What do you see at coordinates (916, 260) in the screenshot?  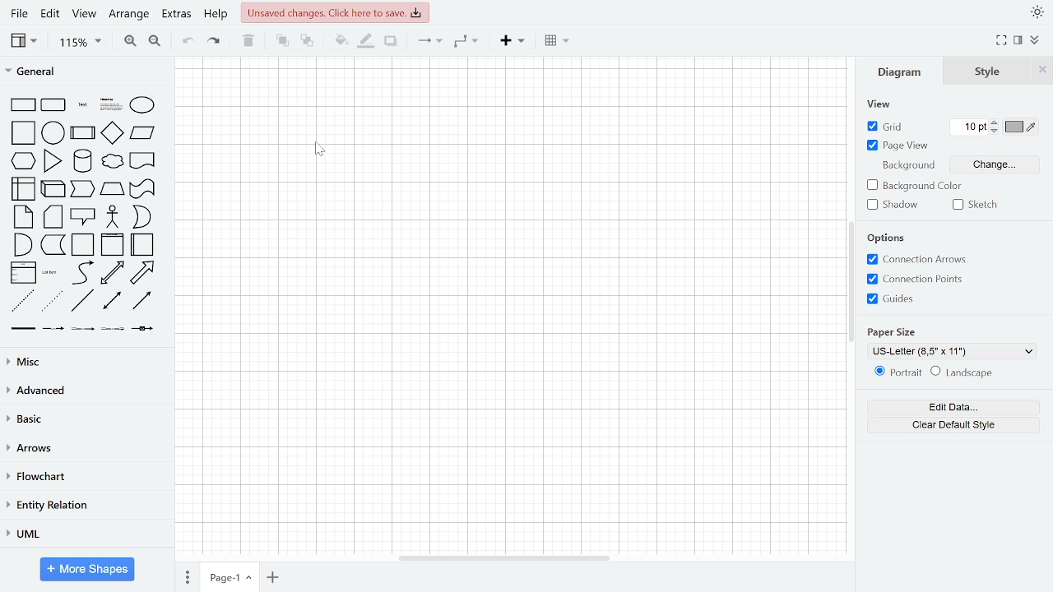 I see `connection arrows` at bounding box center [916, 260].